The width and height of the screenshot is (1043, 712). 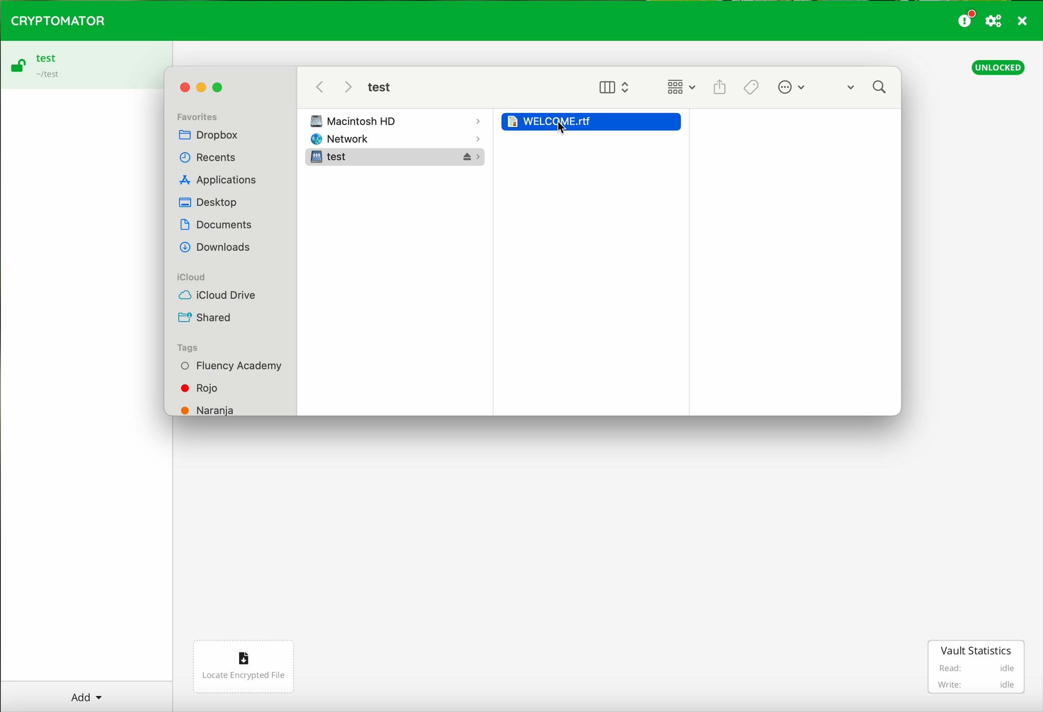 I want to click on Search, so click(x=869, y=88).